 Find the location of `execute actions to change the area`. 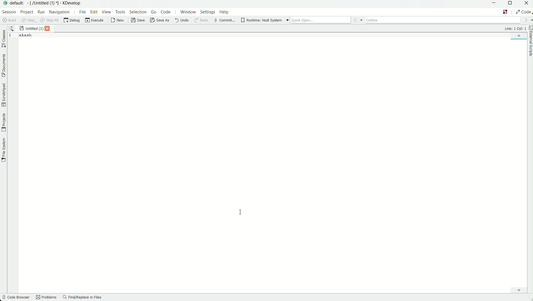

execute actions to change the area is located at coordinates (523, 12).